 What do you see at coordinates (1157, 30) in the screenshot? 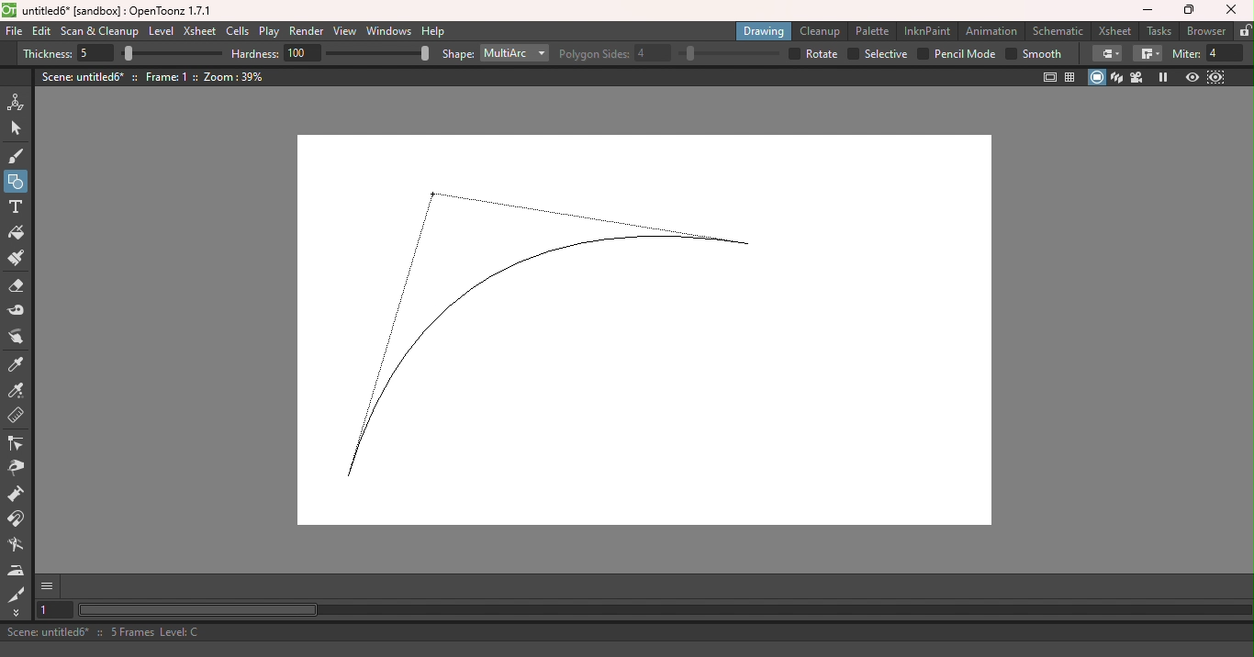
I see `Tasks` at bounding box center [1157, 30].